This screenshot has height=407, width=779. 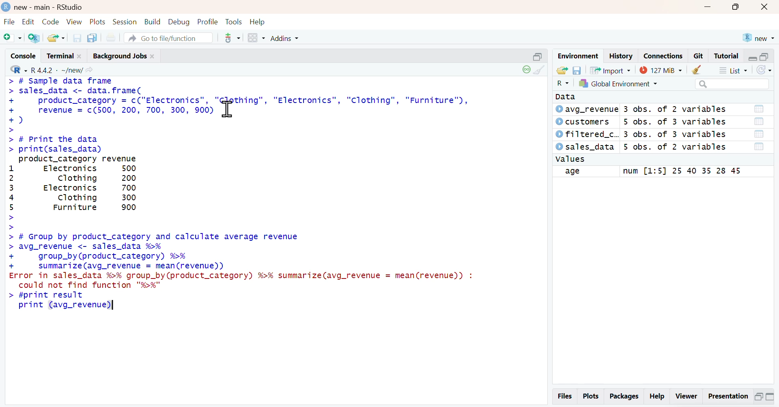 What do you see at coordinates (12, 38) in the screenshot?
I see `New File` at bounding box center [12, 38].